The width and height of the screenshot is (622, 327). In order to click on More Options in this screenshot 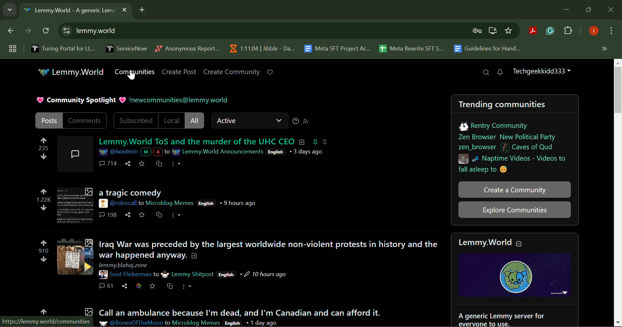, I will do `click(176, 164)`.